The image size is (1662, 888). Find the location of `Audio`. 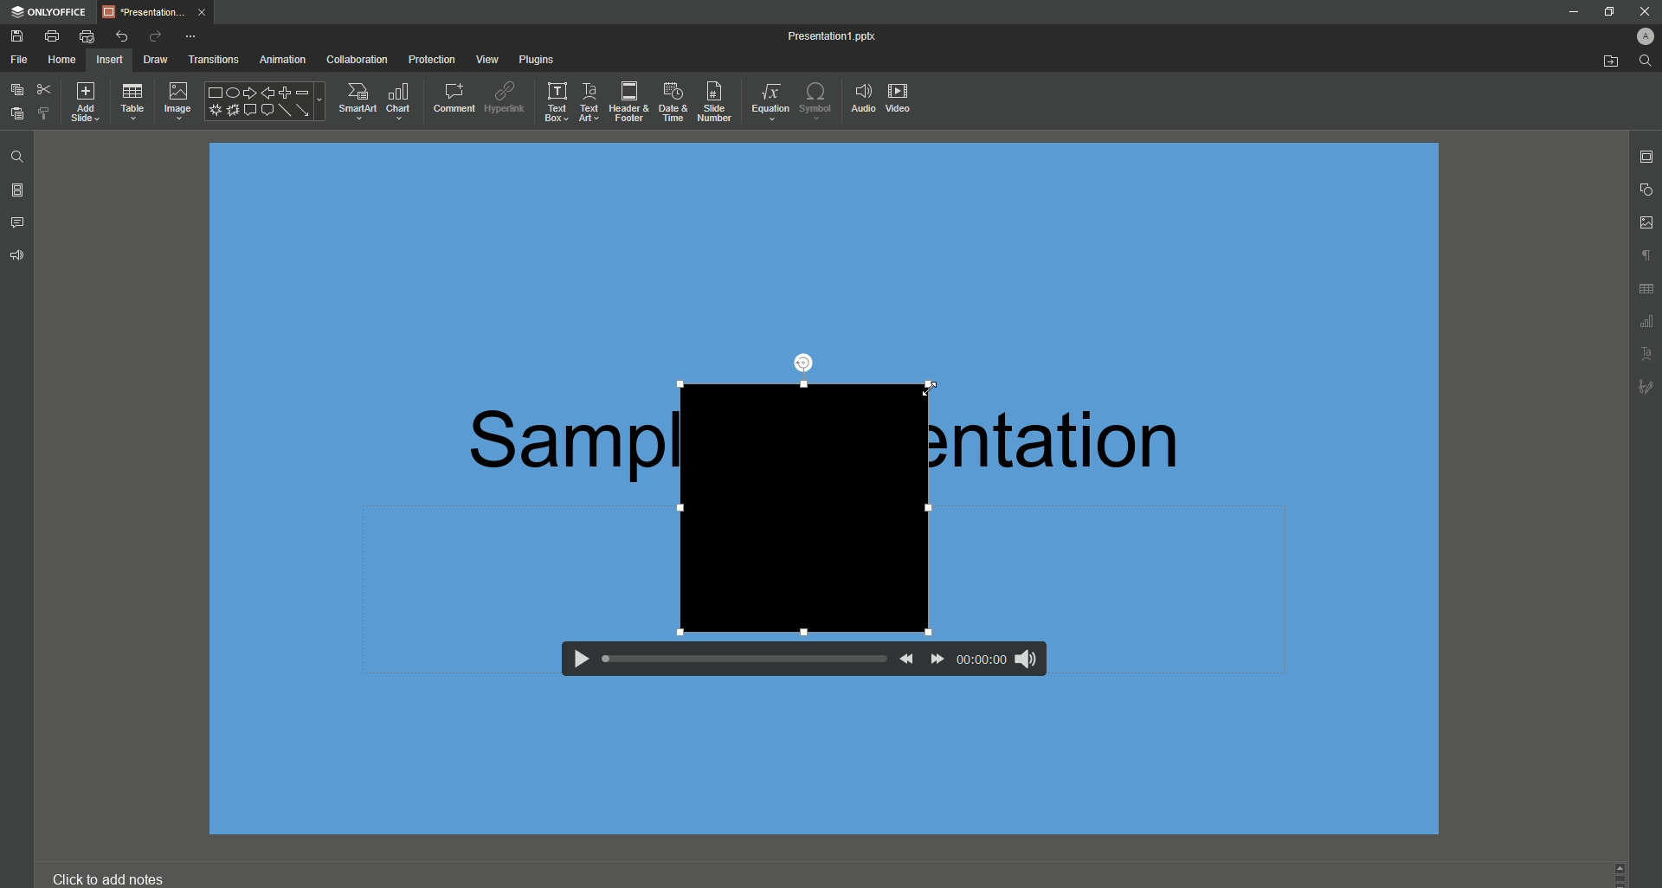

Audio is located at coordinates (862, 97).